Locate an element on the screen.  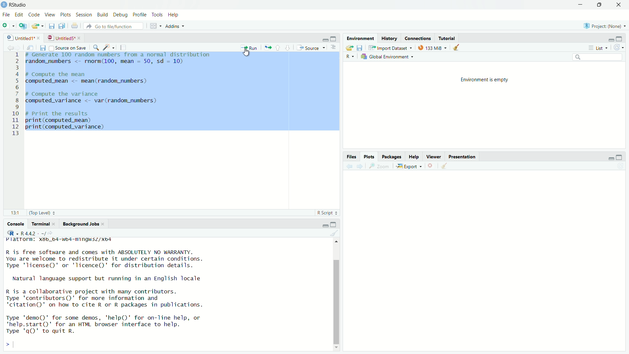
project: (none) is located at coordinates (606, 26).